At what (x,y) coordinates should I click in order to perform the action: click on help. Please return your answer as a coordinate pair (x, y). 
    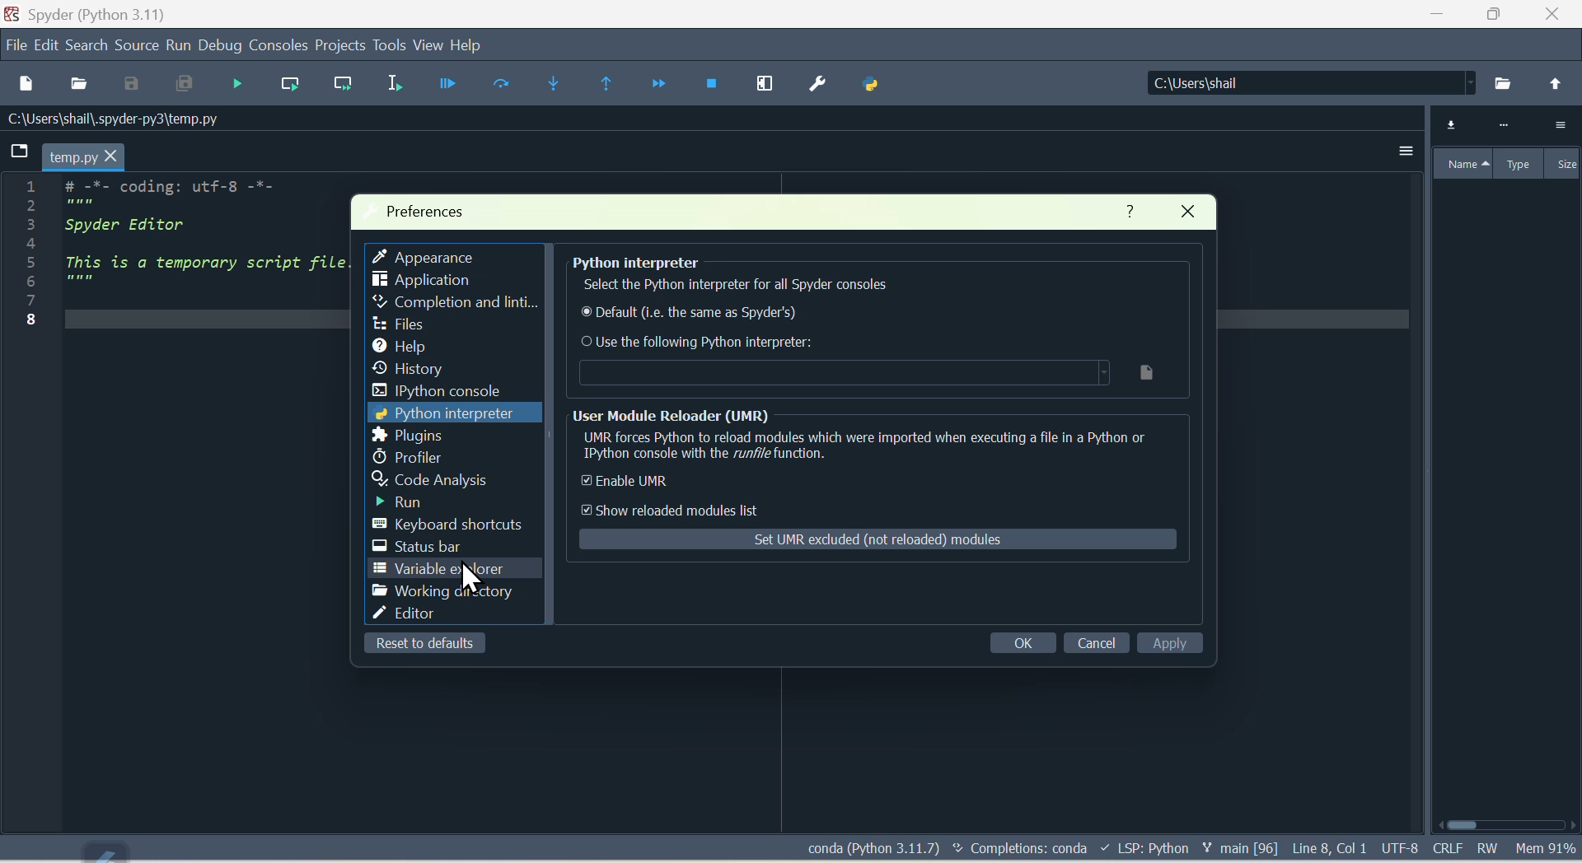
    Looking at the image, I should click on (1126, 211).